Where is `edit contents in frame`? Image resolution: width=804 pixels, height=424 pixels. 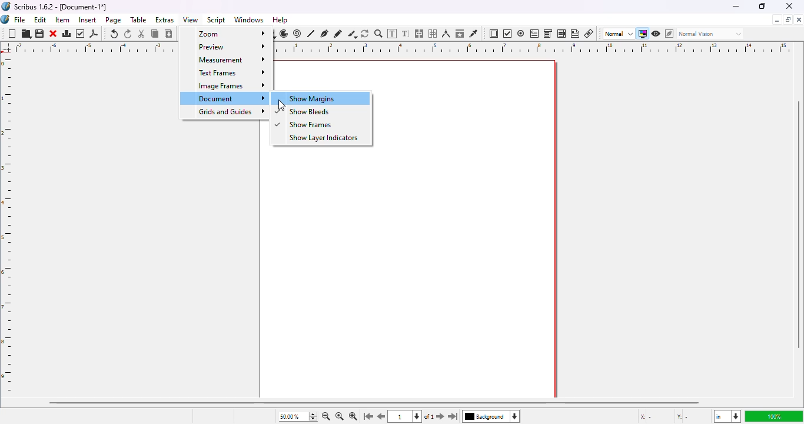 edit contents in frame is located at coordinates (393, 33).